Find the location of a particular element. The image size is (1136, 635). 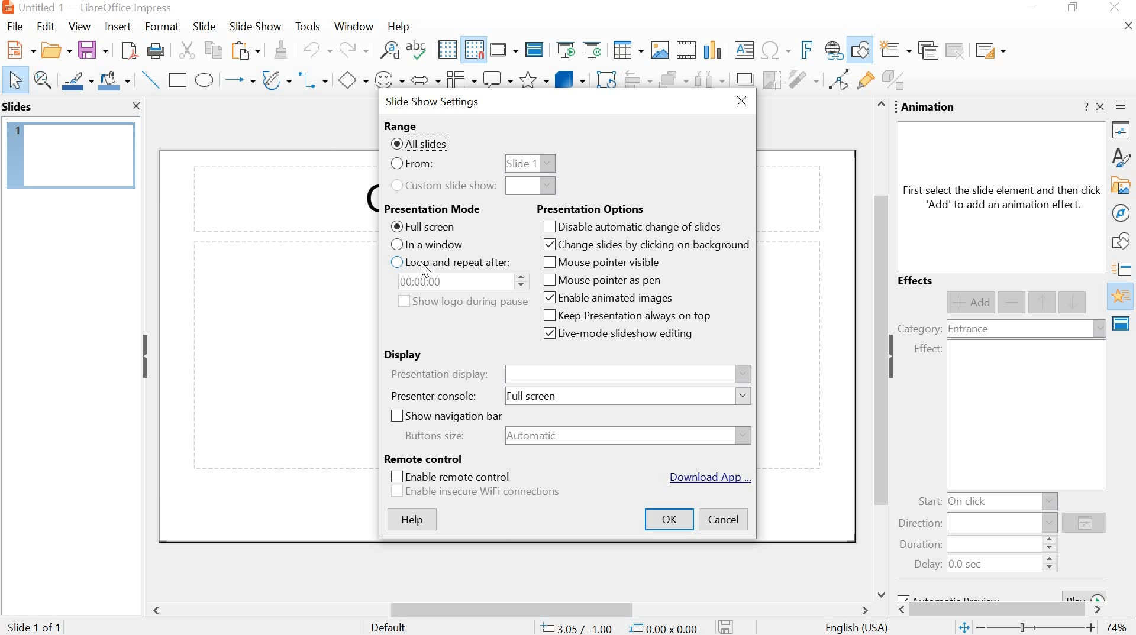

on click is located at coordinates (970, 501).